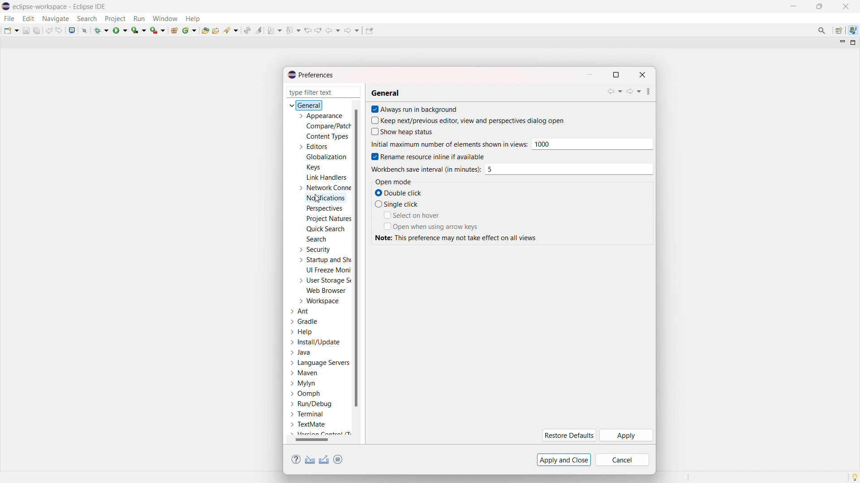  I want to click on java, so click(301, 353).